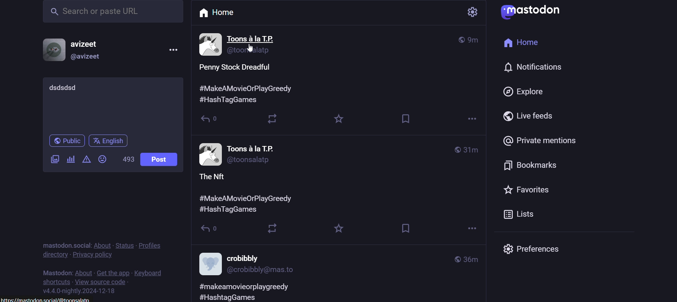  What do you see at coordinates (208, 155) in the screenshot?
I see `other post` at bounding box center [208, 155].